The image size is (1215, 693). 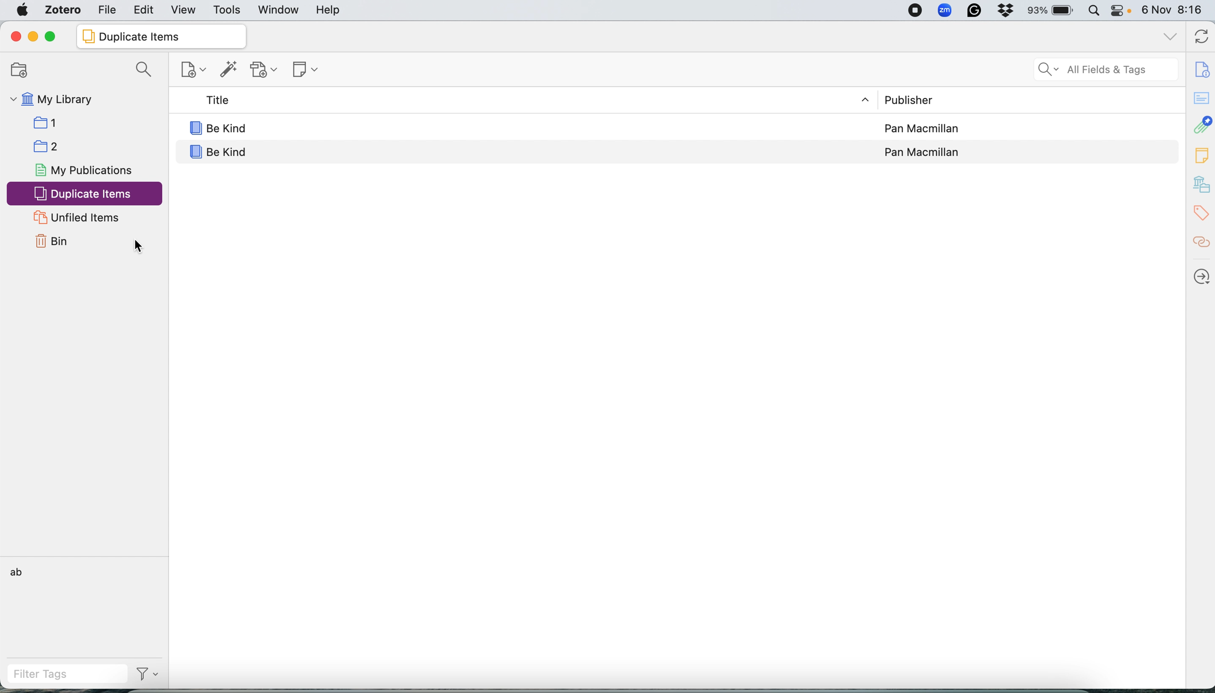 I want to click on system logo, so click(x=23, y=11).